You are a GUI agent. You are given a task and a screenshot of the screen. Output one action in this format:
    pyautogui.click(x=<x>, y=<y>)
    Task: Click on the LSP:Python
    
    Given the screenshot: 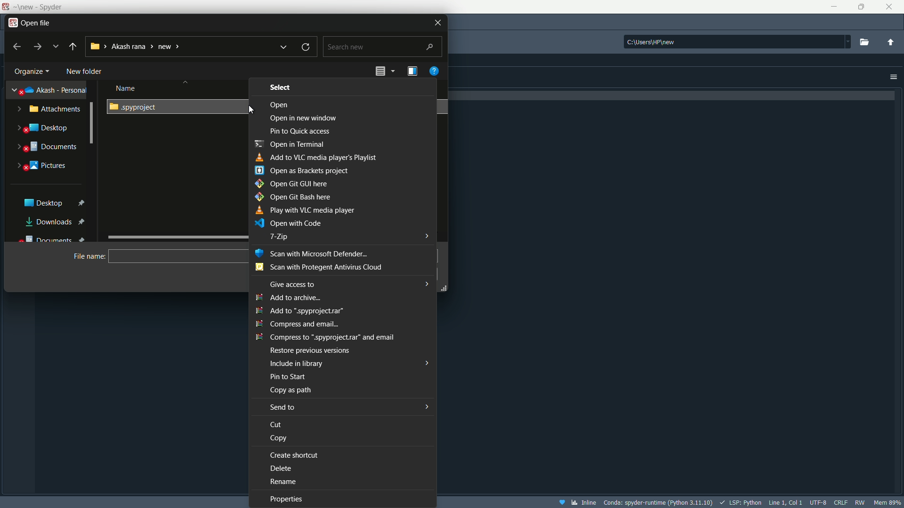 What is the action you would take?
    pyautogui.click(x=741, y=502)
    